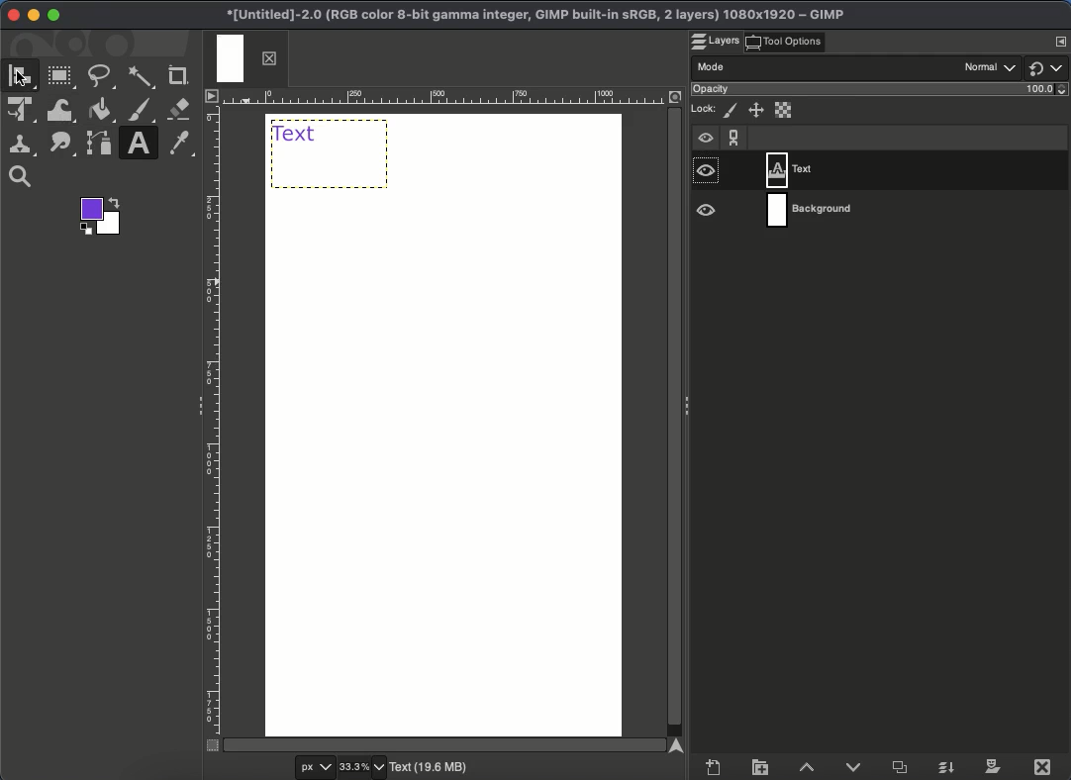 This screenshot has width=1071, height=780. Describe the element at coordinates (363, 767) in the screenshot. I see `33.3%` at that location.